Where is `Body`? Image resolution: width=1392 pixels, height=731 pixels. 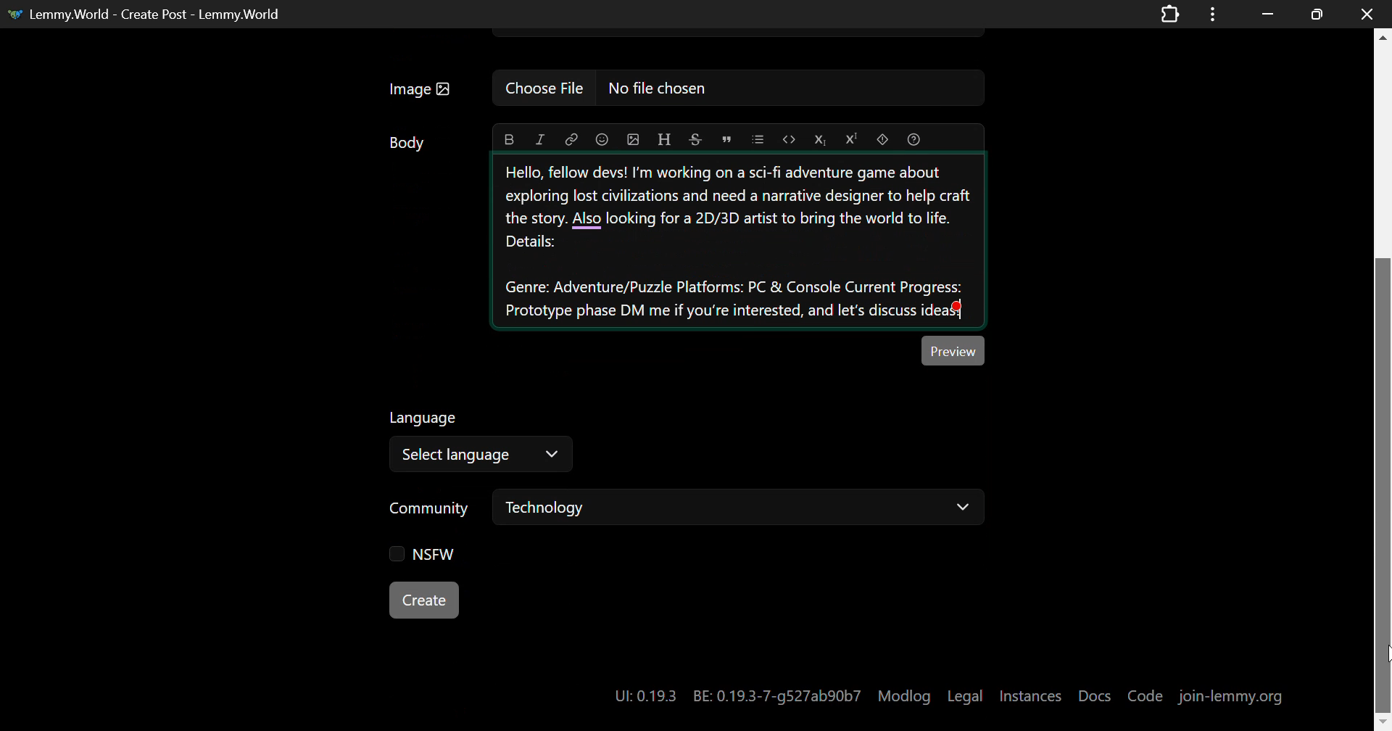
Body is located at coordinates (408, 143).